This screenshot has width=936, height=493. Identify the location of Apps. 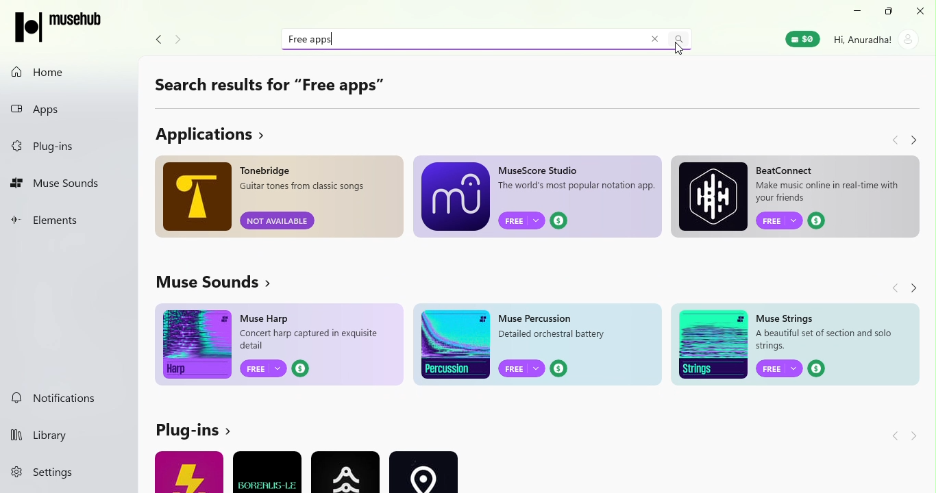
(67, 110).